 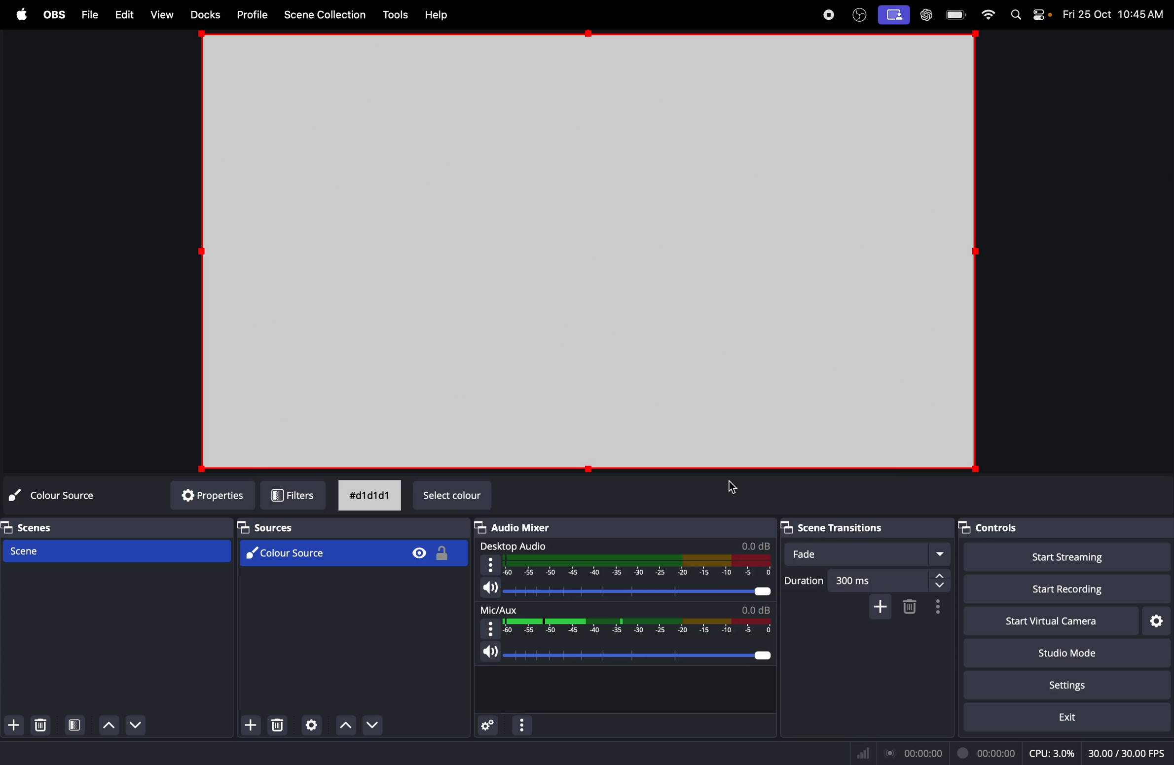 What do you see at coordinates (489, 726) in the screenshot?
I see `advance audio properties` at bounding box center [489, 726].